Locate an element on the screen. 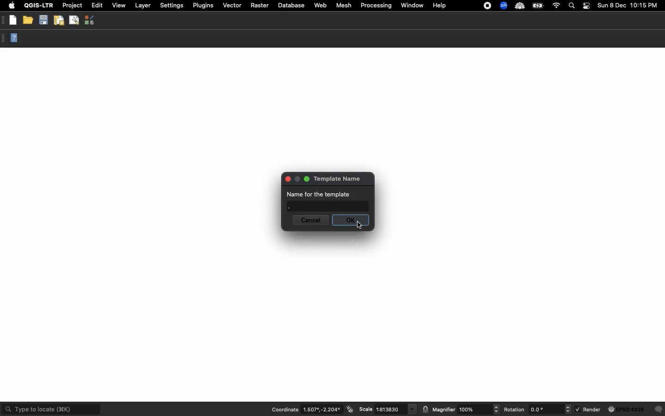  OK is located at coordinates (351, 220).